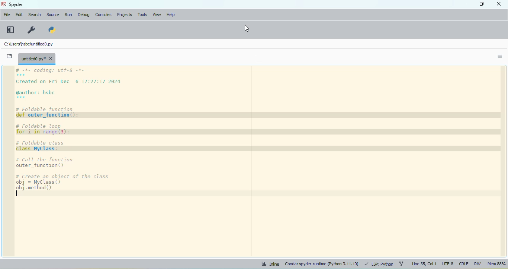  I want to click on run, so click(68, 15).